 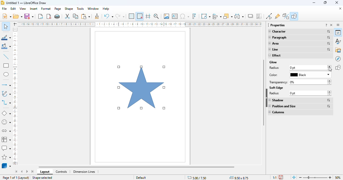 What do you see at coordinates (329, 44) in the screenshot?
I see `more options` at bounding box center [329, 44].